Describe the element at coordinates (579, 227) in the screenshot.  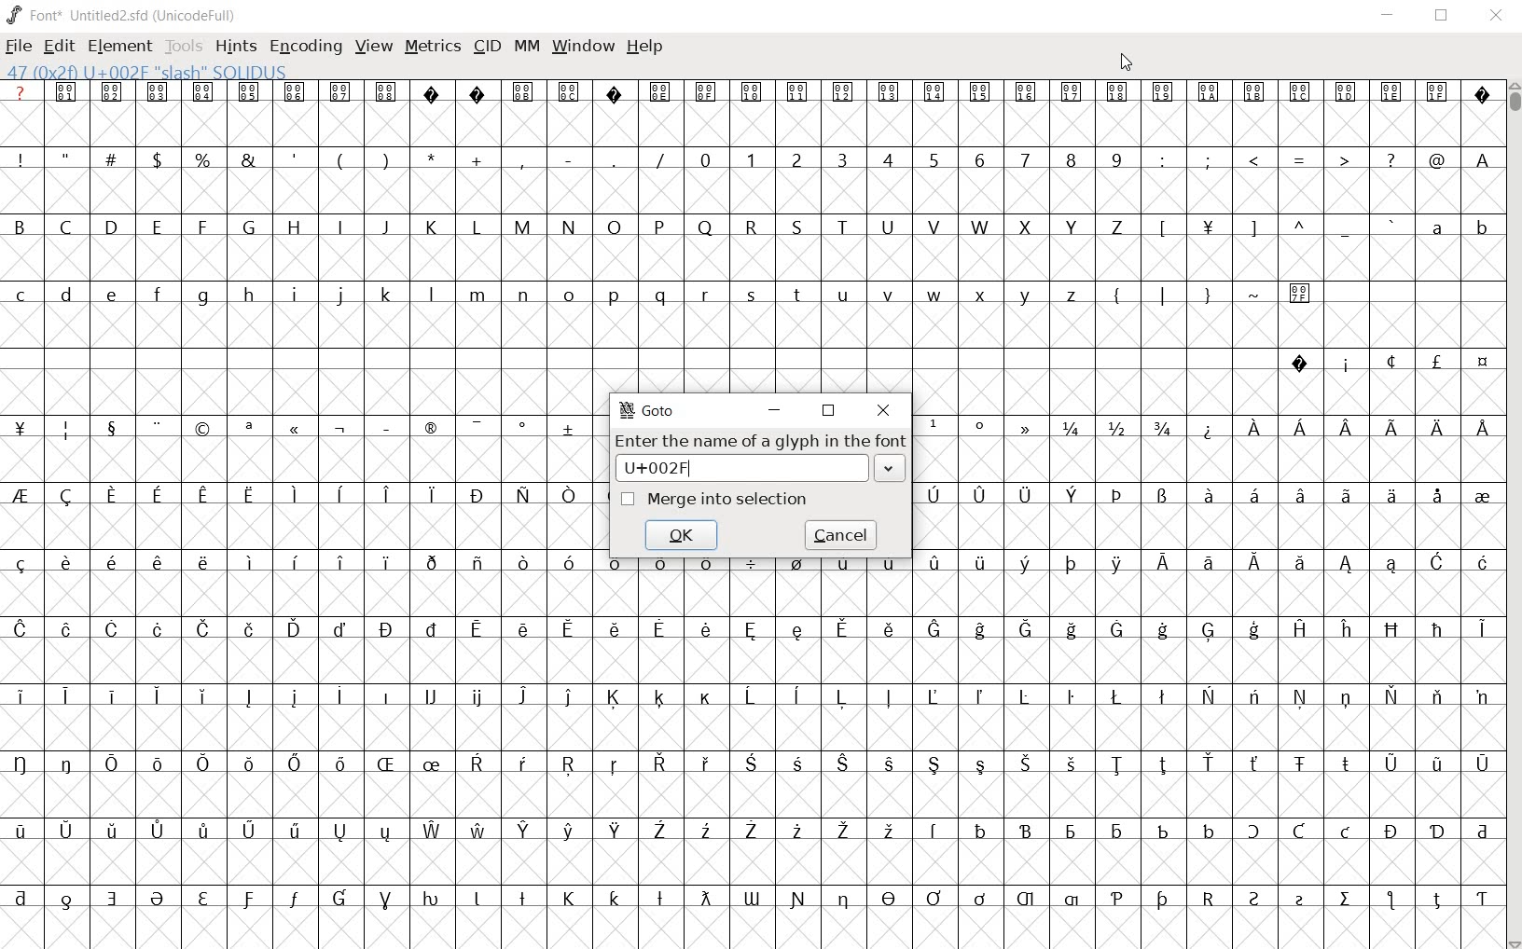
I see `capital letters A - Z` at that location.